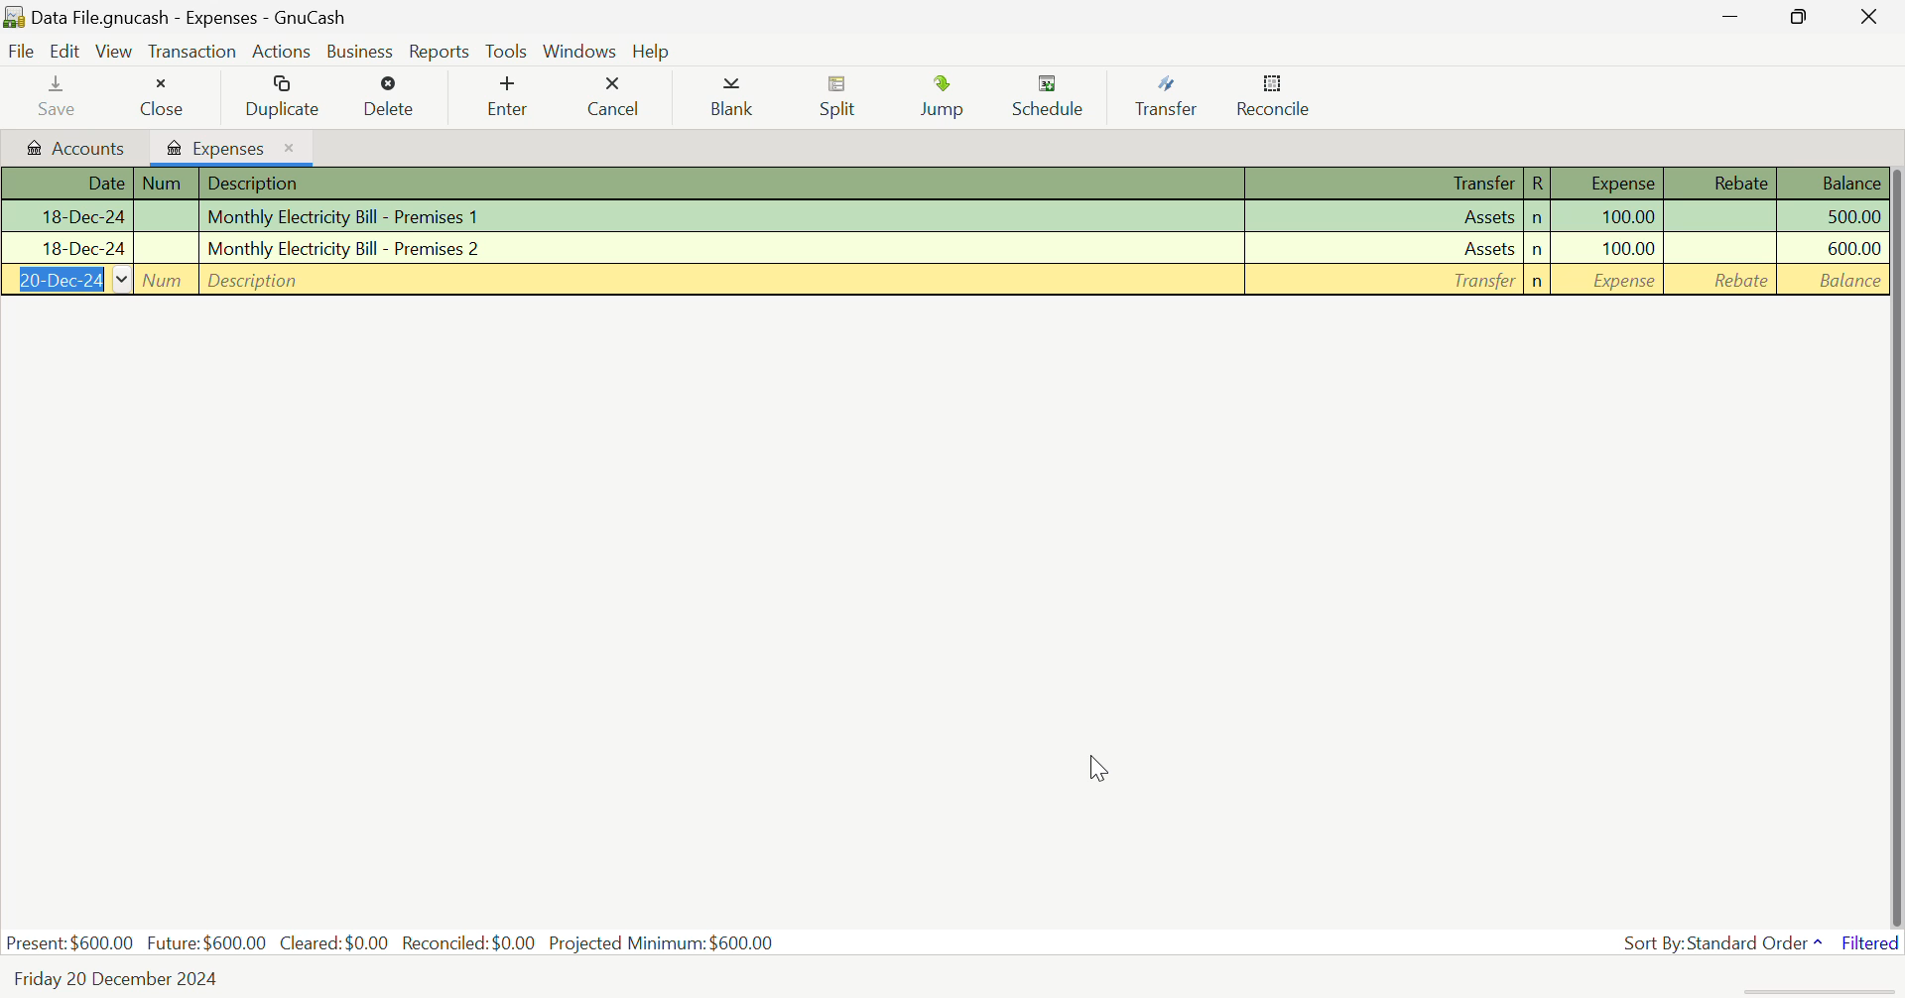  What do you see at coordinates (70, 943) in the screenshot?
I see `Present` at bounding box center [70, 943].